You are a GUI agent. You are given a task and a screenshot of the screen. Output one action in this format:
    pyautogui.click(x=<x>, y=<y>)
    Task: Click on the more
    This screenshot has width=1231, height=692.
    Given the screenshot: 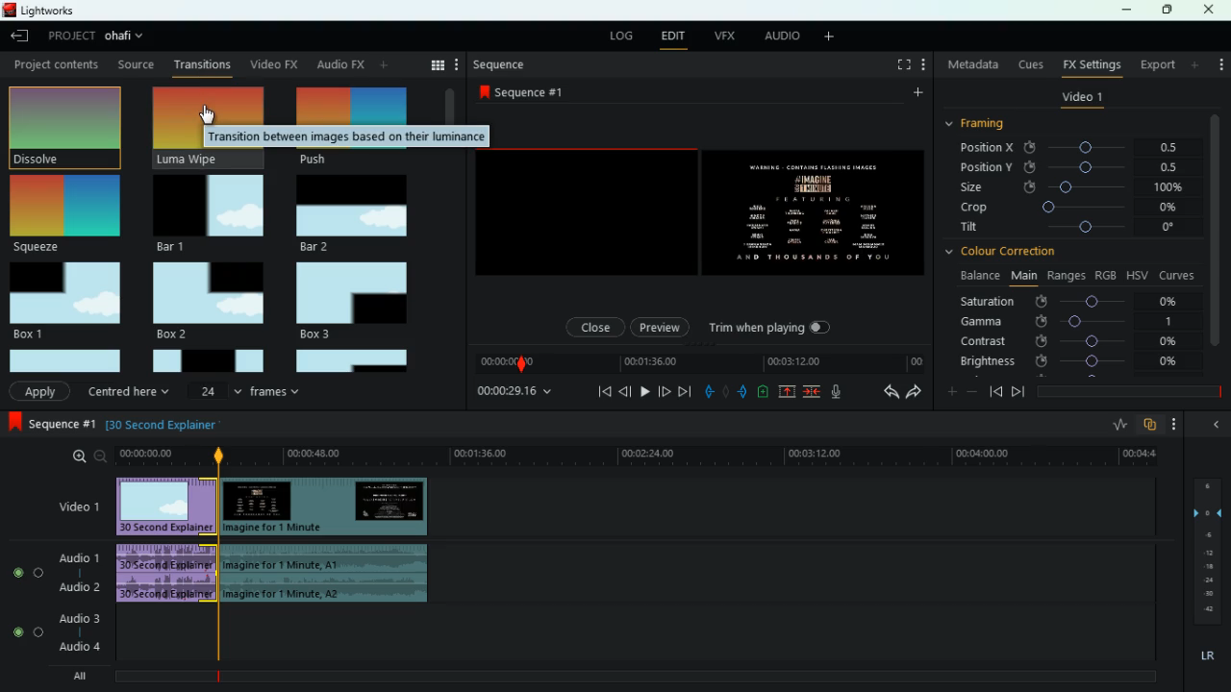 What is the action you would take?
    pyautogui.click(x=1179, y=424)
    